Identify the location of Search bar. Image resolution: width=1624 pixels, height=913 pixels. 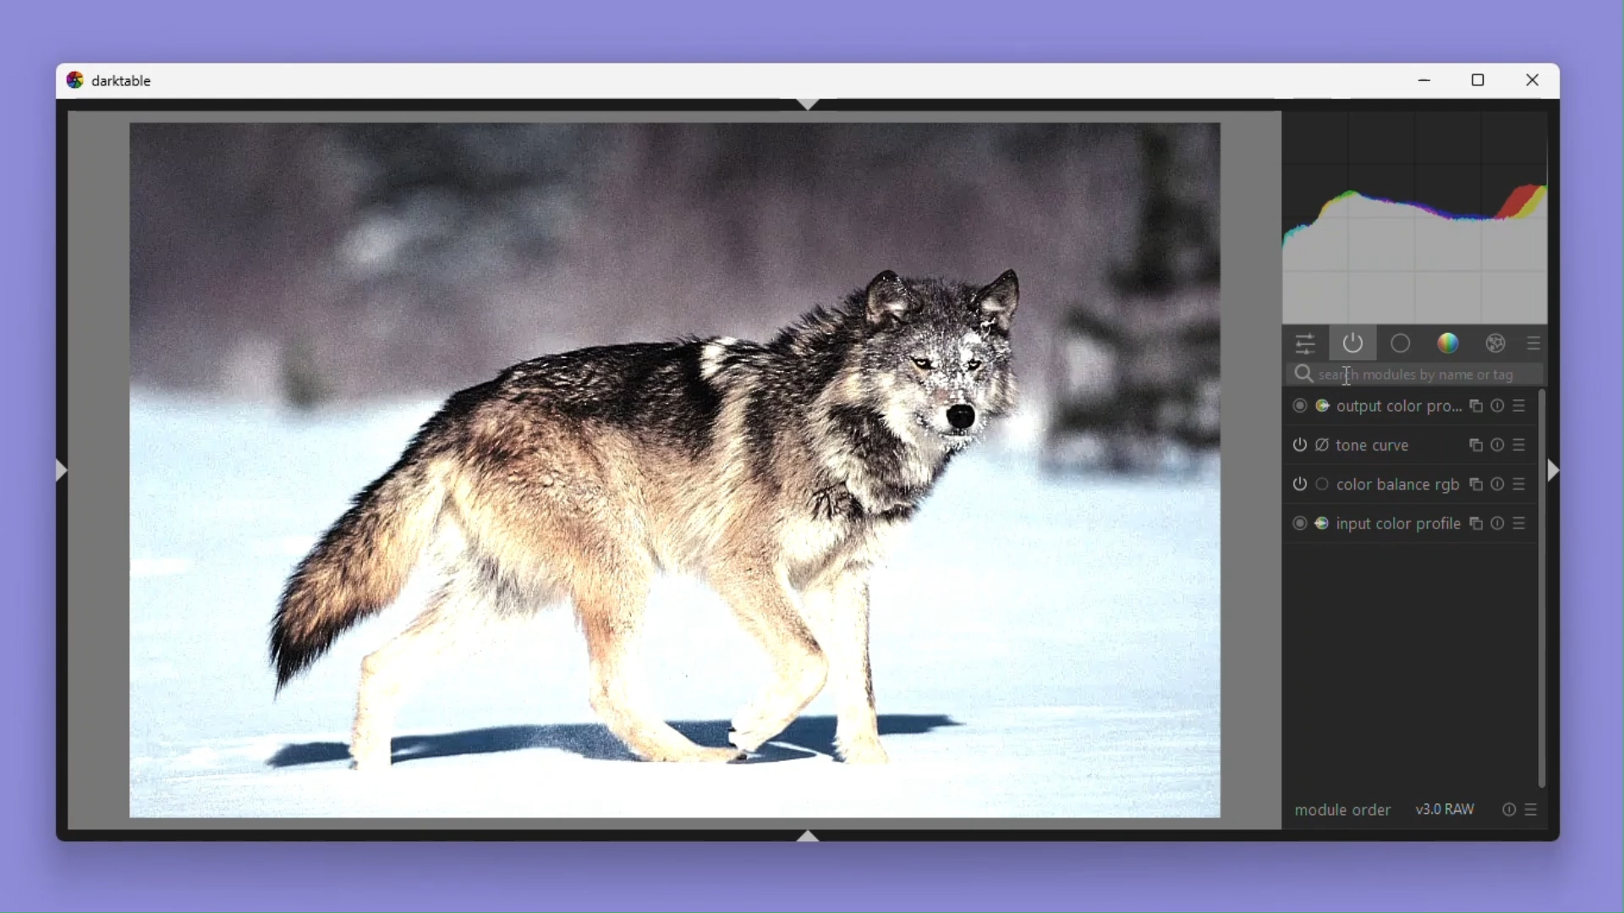
(1417, 375).